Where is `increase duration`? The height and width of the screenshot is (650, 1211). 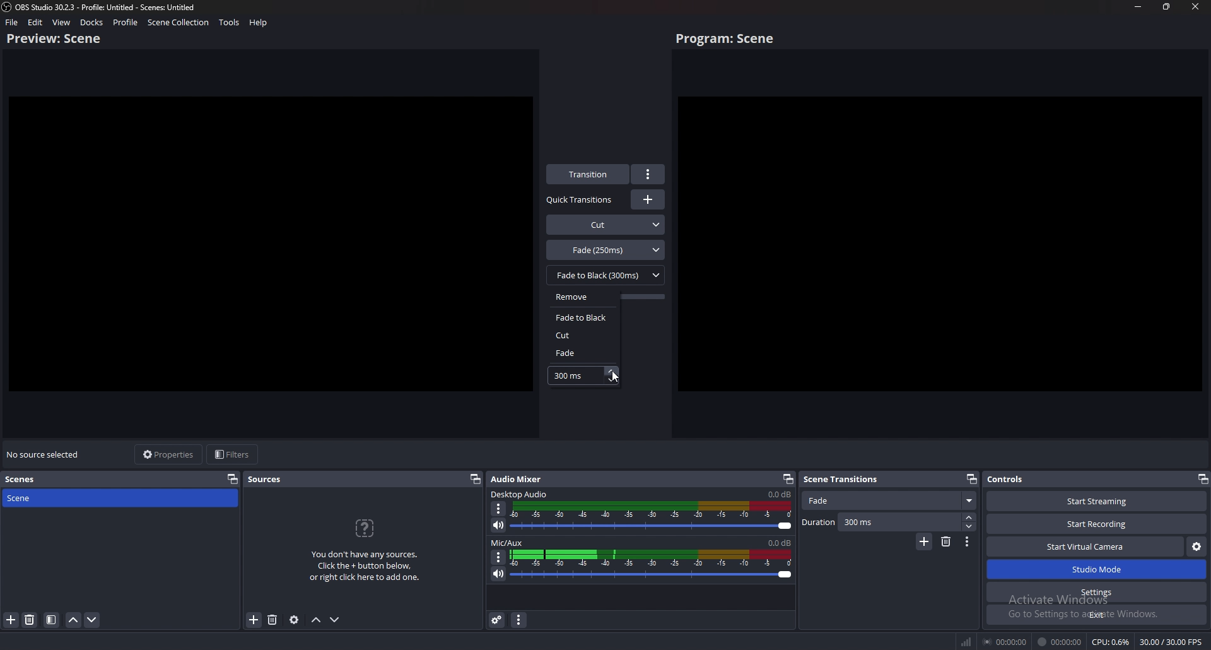
increase duration is located at coordinates (611, 370).